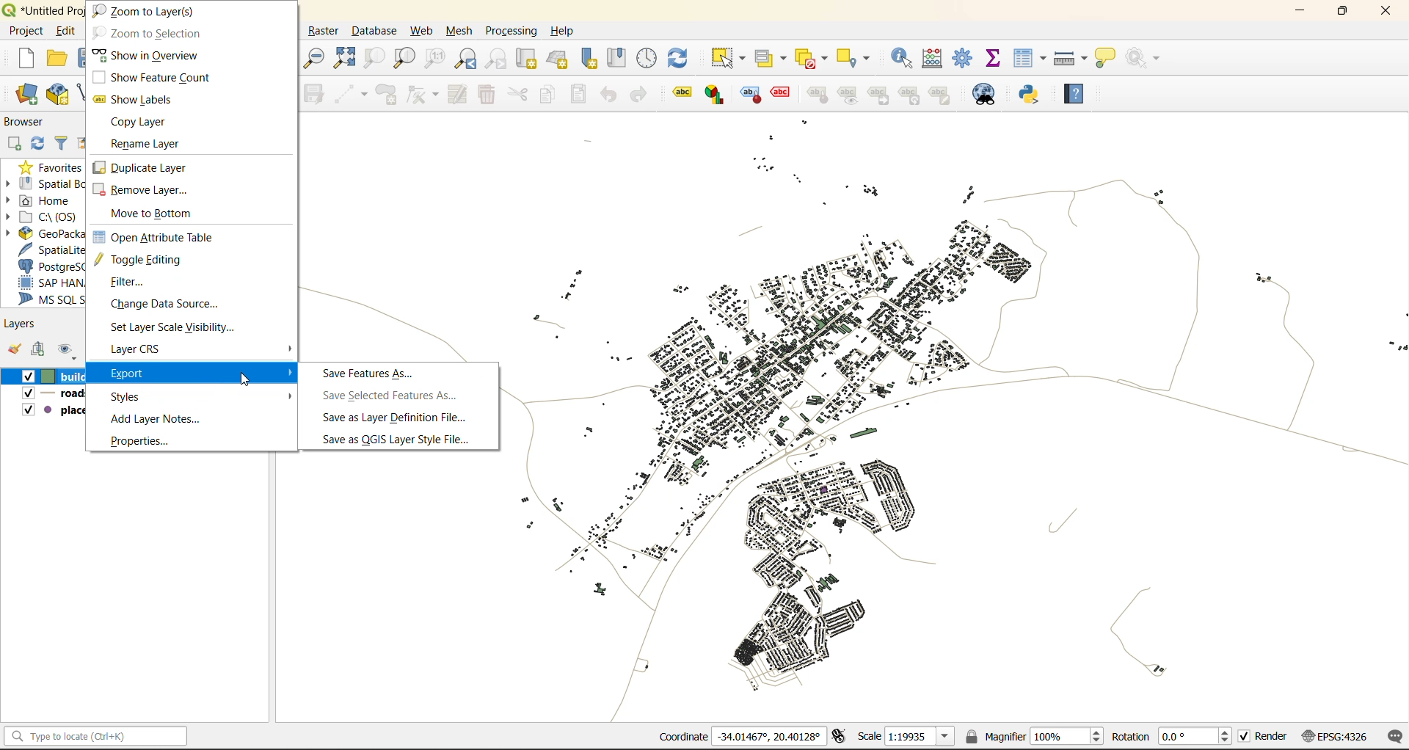 The height and width of the screenshot is (750, 1409). I want to click on toolbox, so click(964, 59).